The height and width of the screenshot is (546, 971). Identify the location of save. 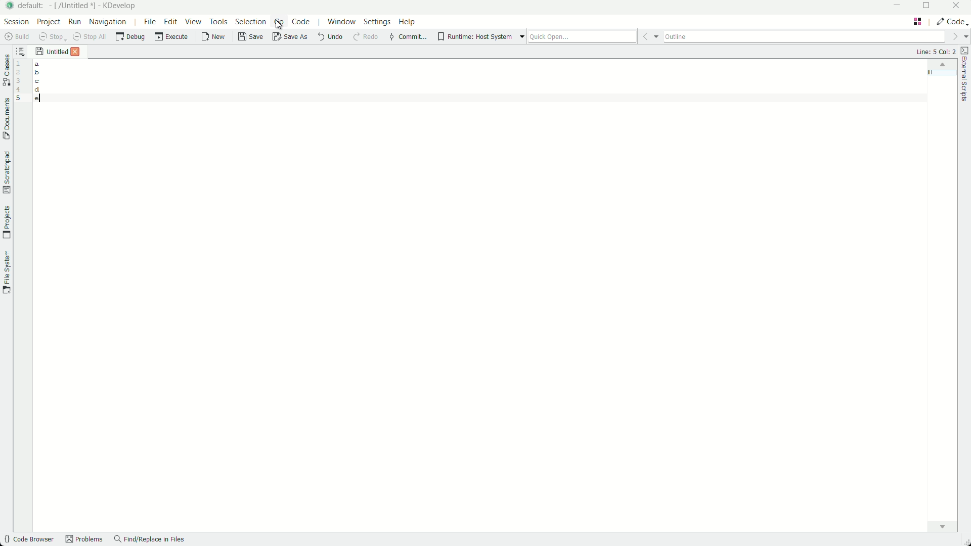
(250, 38).